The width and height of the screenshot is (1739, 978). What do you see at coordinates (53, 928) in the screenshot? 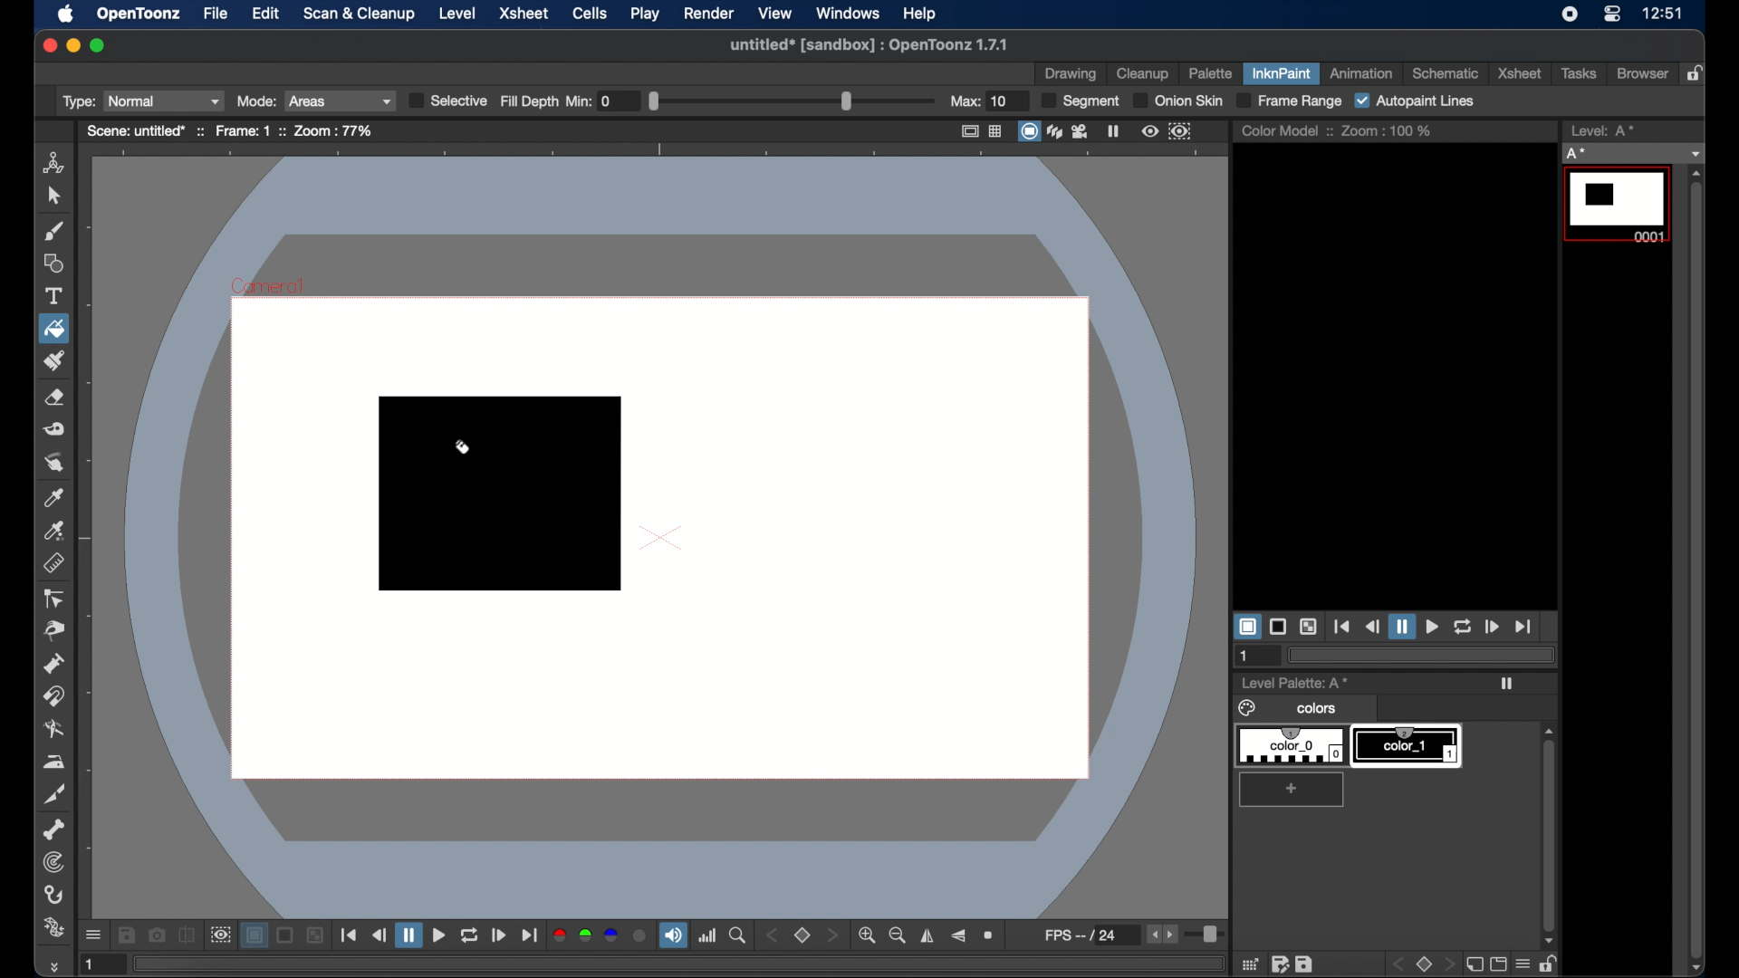
I see `plastic tool` at bounding box center [53, 928].